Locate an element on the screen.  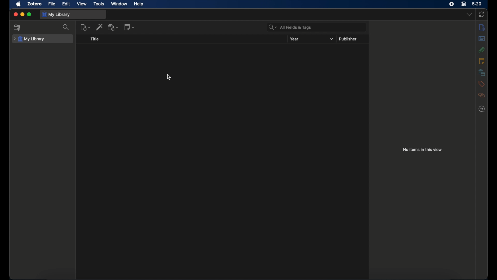
info is located at coordinates (482, 27).